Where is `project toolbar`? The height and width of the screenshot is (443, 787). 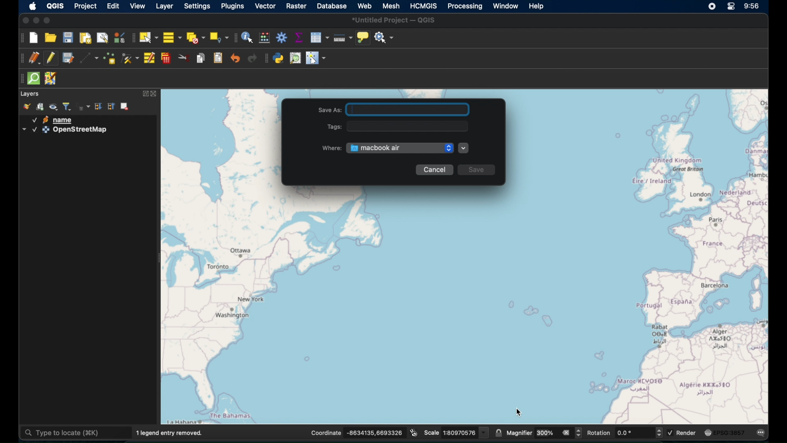 project toolbar is located at coordinates (20, 38).